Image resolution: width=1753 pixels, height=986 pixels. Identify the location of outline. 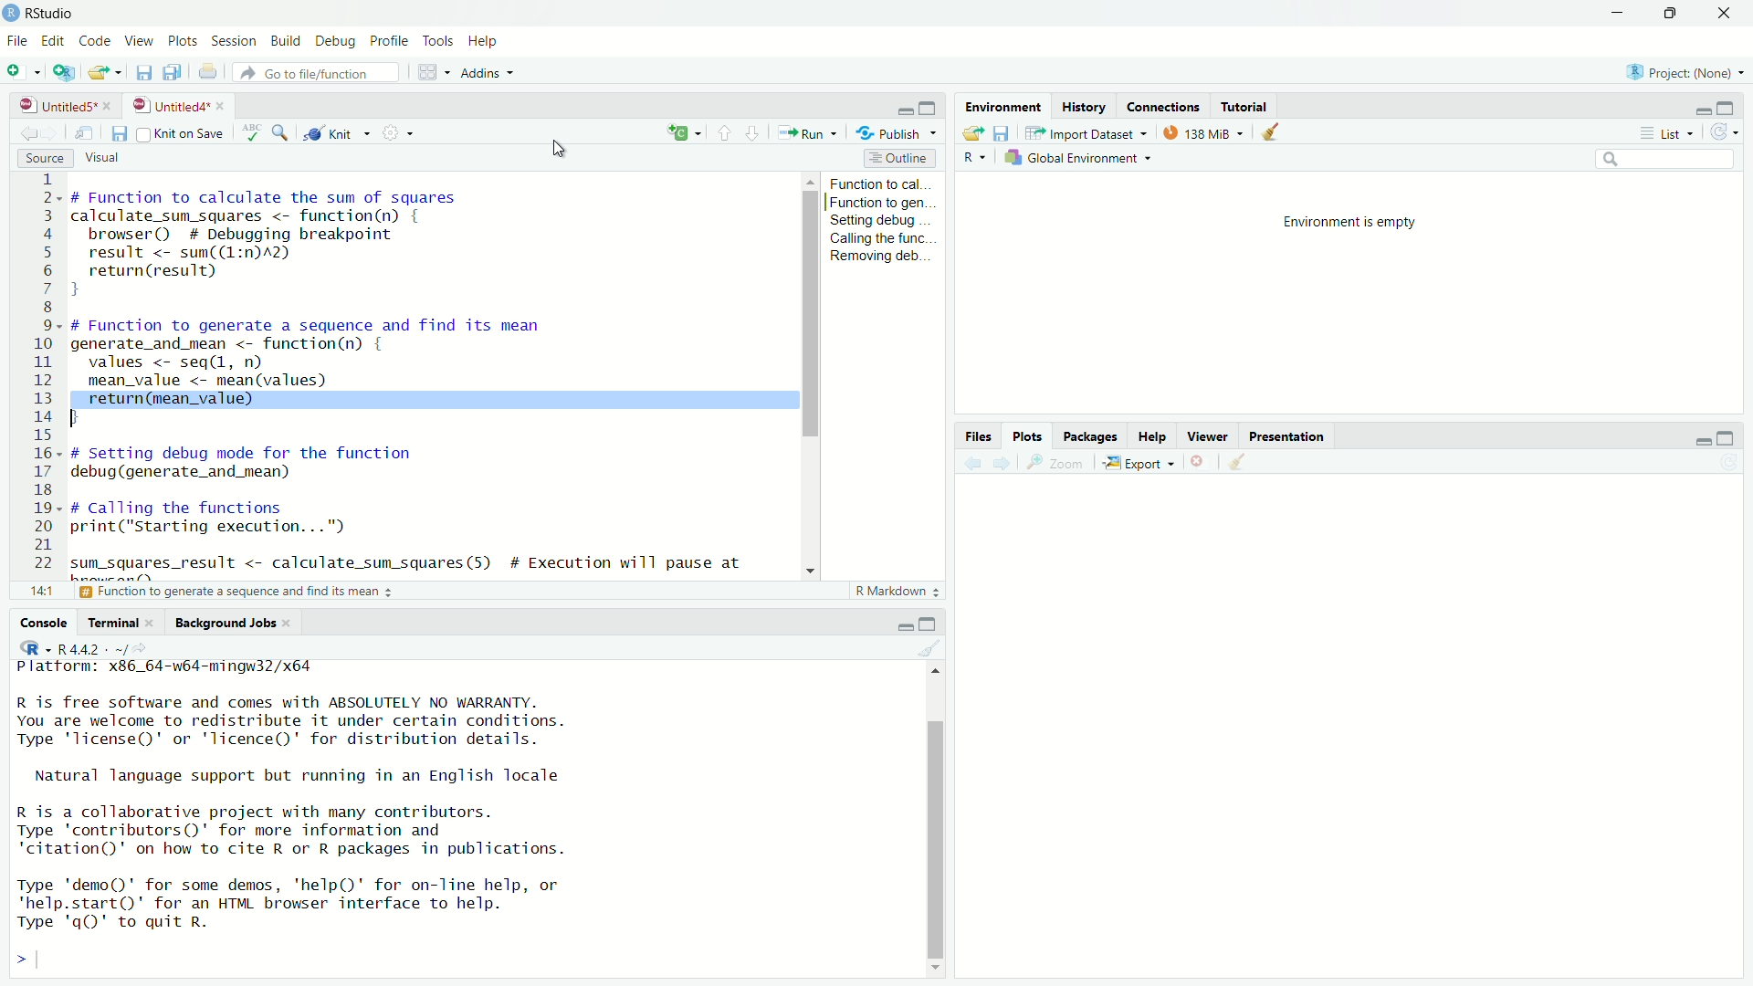
(902, 157).